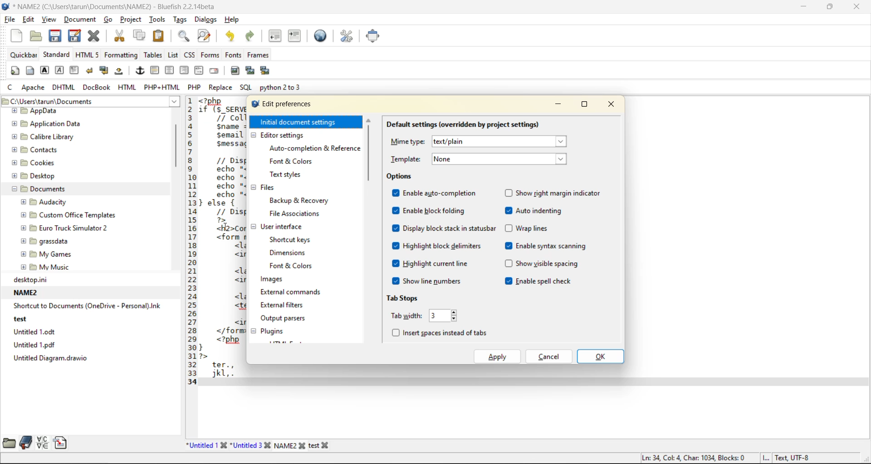 This screenshot has width=871, height=464. Describe the element at coordinates (236, 70) in the screenshot. I see `insert image` at that location.